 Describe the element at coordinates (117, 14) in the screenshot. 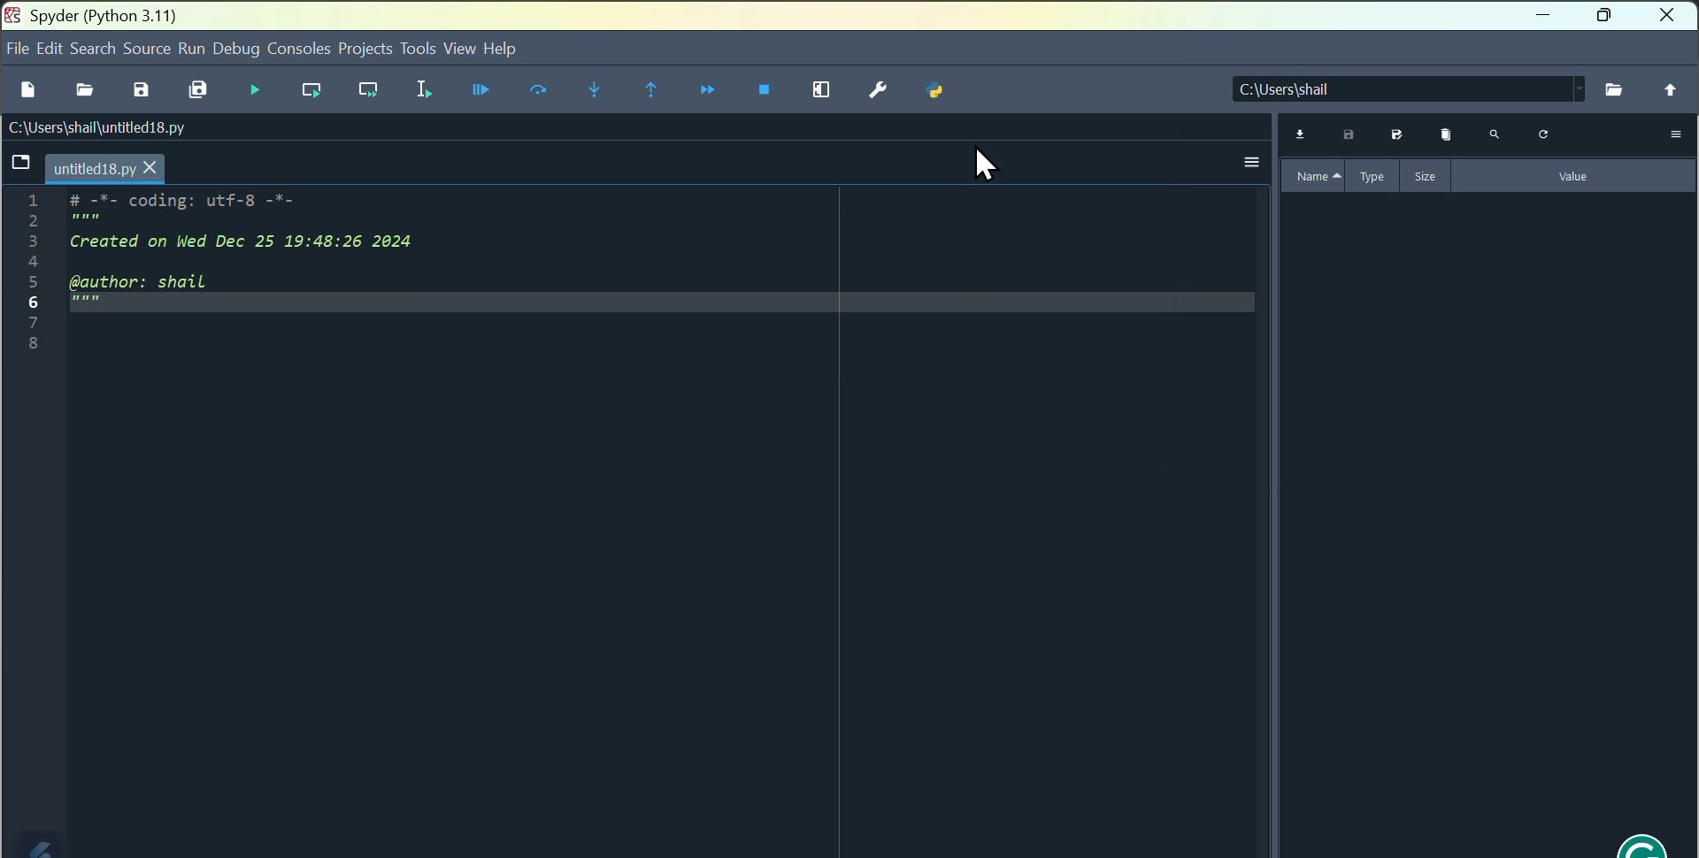

I see `Spyder python three point one` at that location.